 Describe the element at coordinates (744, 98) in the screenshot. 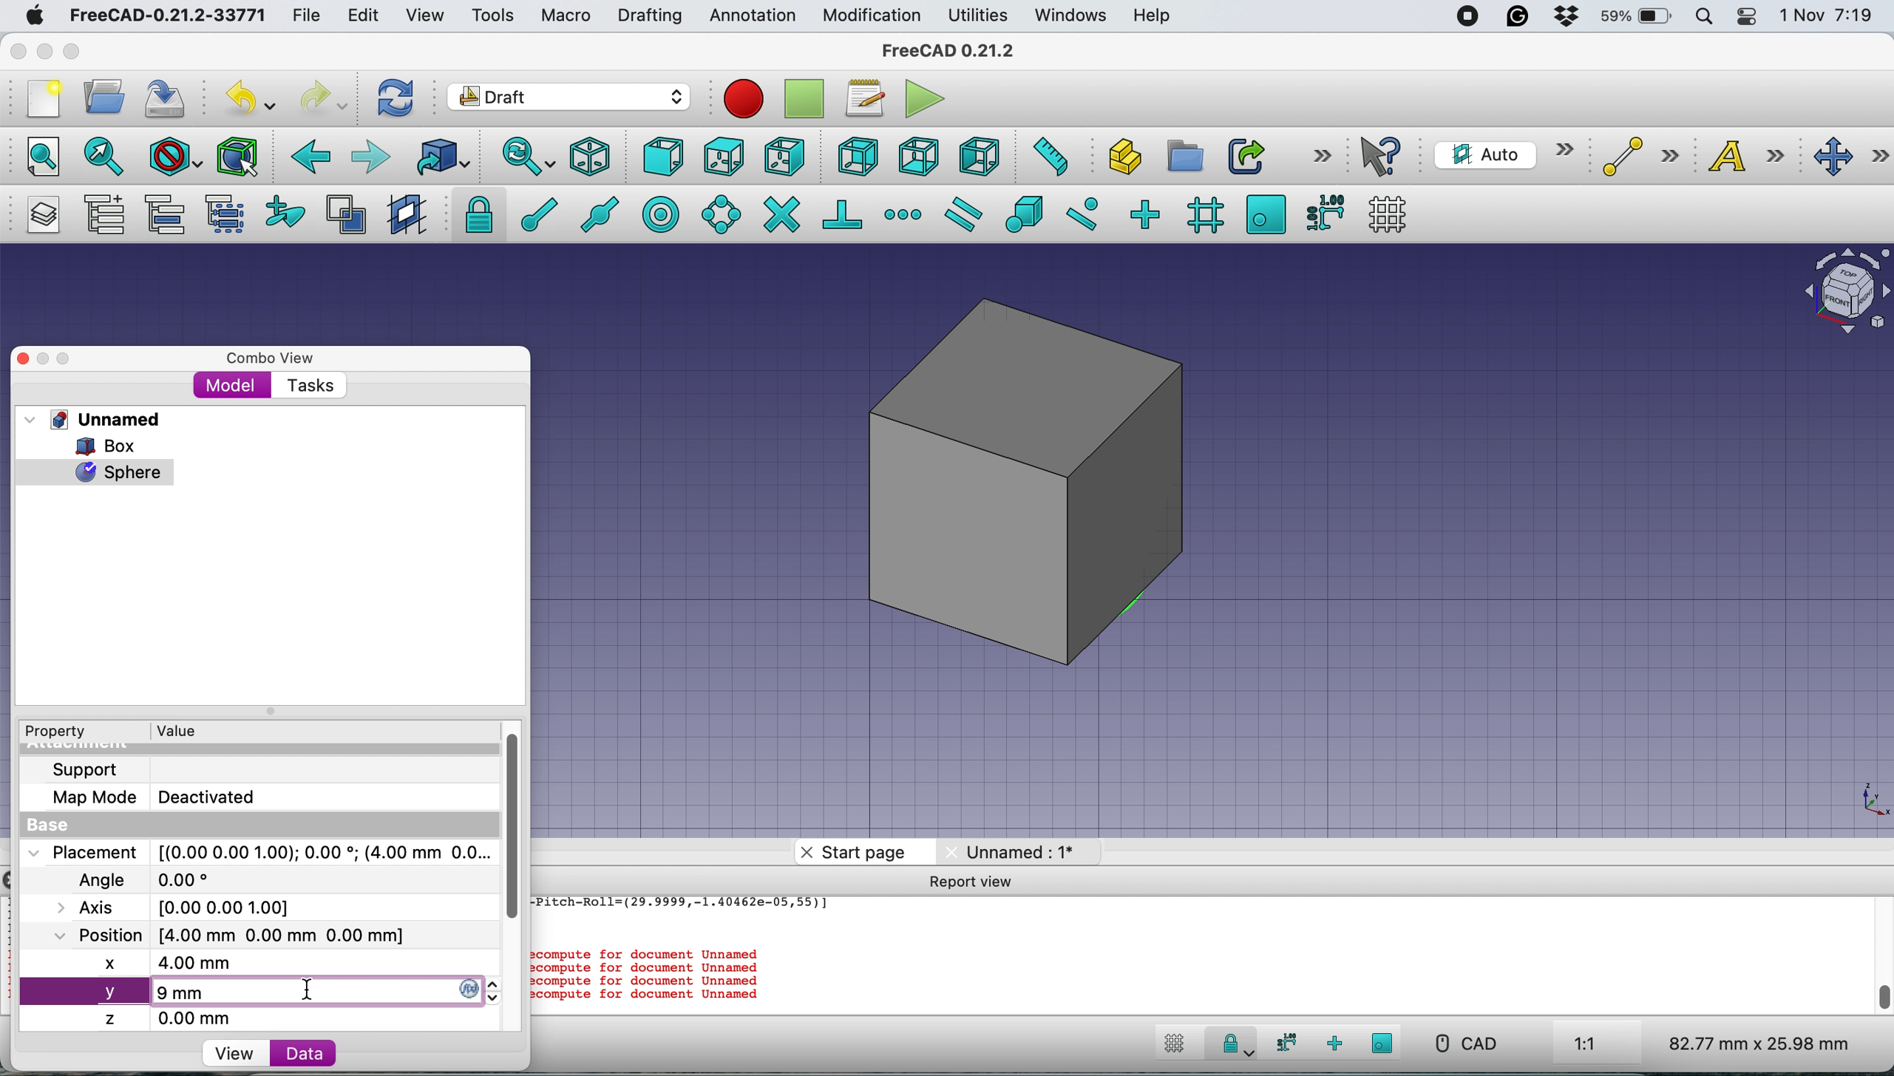

I see `record macros` at that location.